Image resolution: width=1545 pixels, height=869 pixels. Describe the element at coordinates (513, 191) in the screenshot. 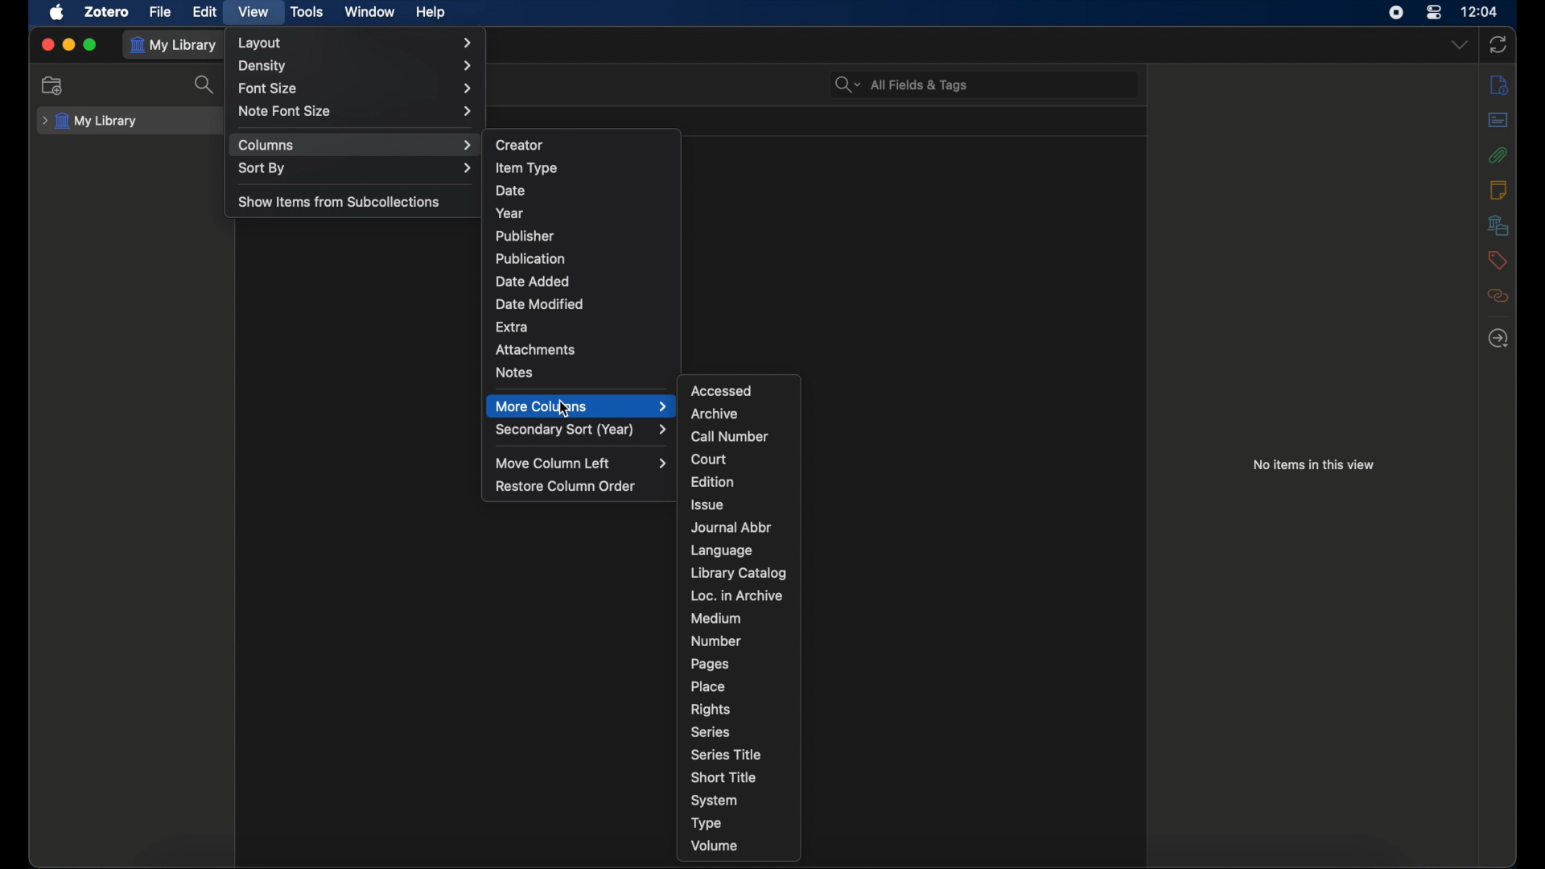

I see `date` at that location.